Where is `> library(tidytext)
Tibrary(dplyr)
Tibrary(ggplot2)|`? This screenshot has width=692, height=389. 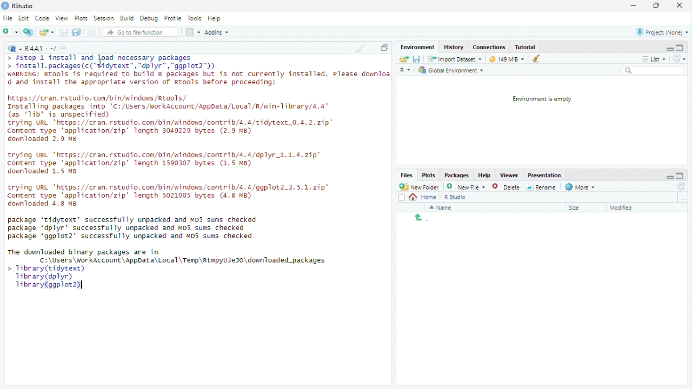
> library(tidytext)
Tibrary(dplyr)
Tibrary(ggplot2)| is located at coordinates (46, 279).